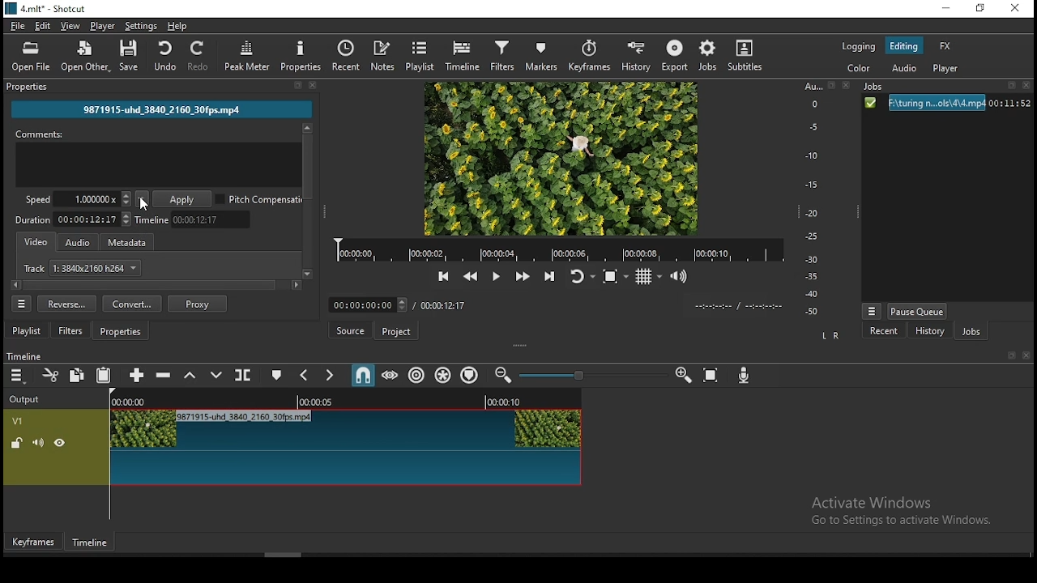 Image resolution: width=1037 pixels, height=583 pixels. What do you see at coordinates (91, 543) in the screenshot?
I see `timeline` at bounding box center [91, 543].